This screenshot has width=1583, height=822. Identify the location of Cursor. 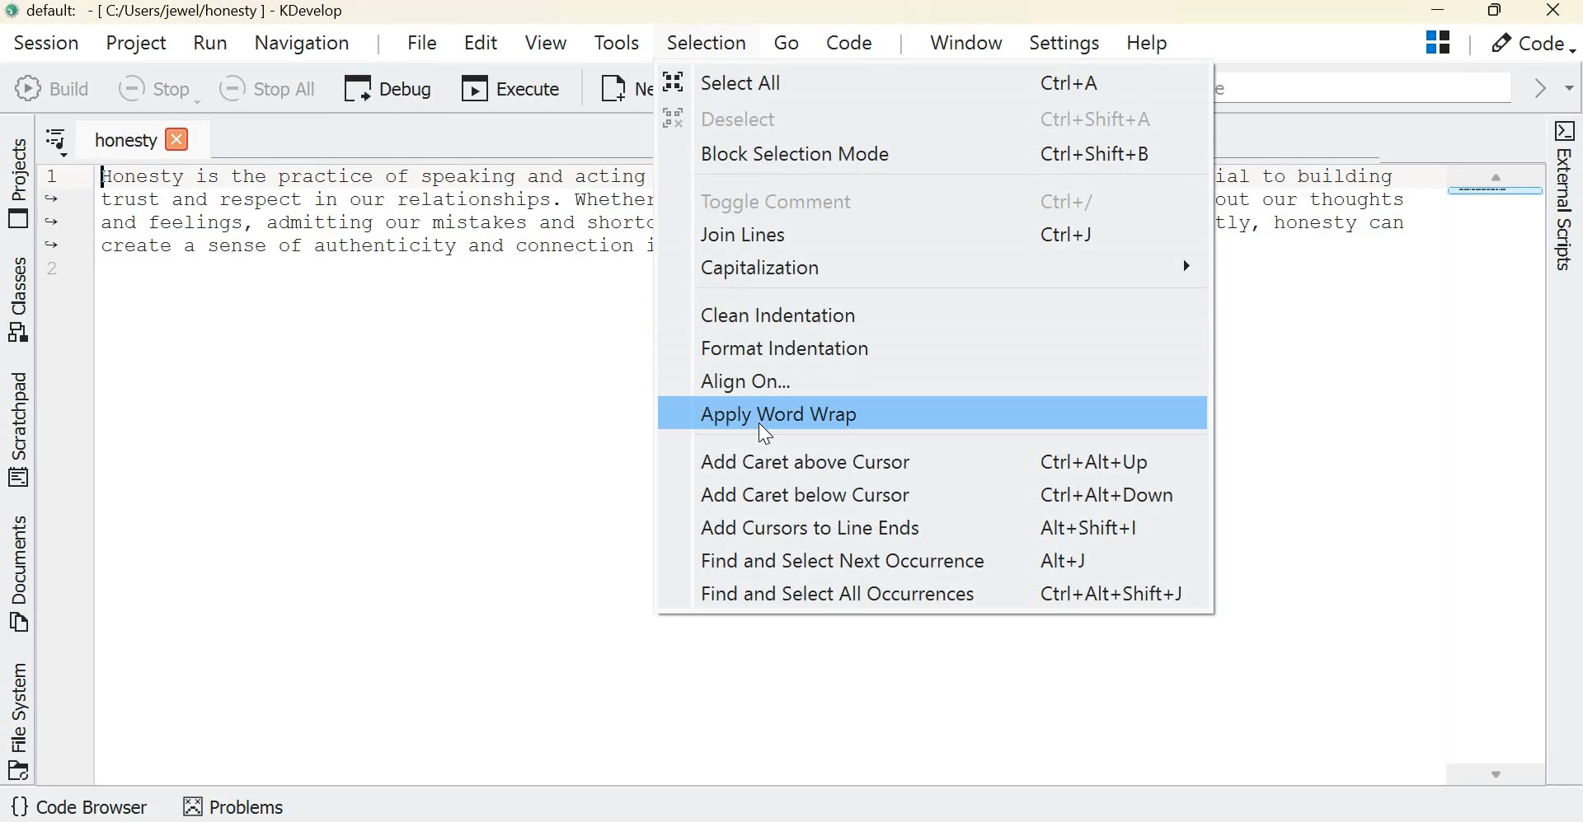
(767, 437).